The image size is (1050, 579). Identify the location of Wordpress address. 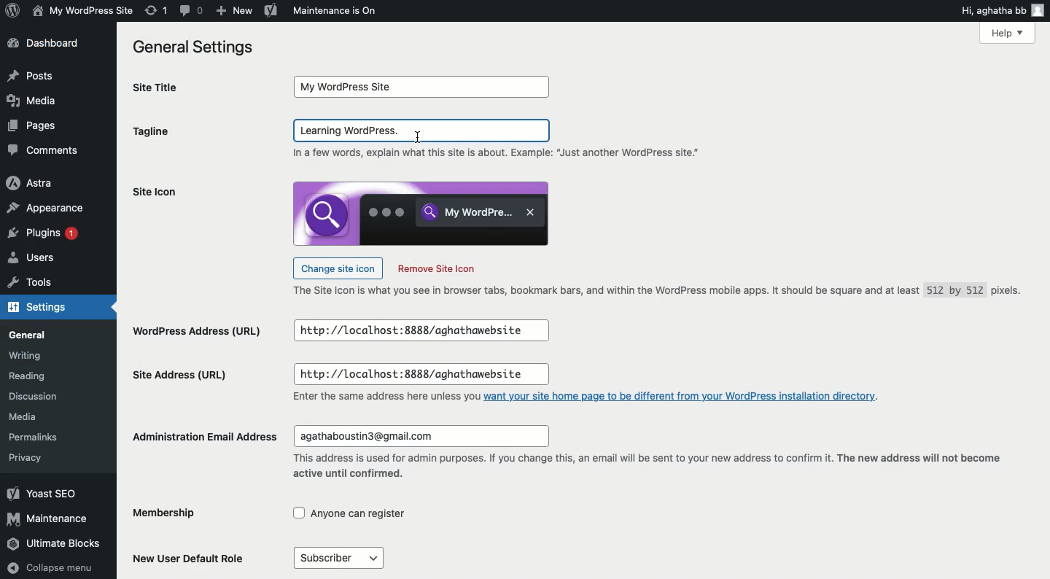
(195, 333).